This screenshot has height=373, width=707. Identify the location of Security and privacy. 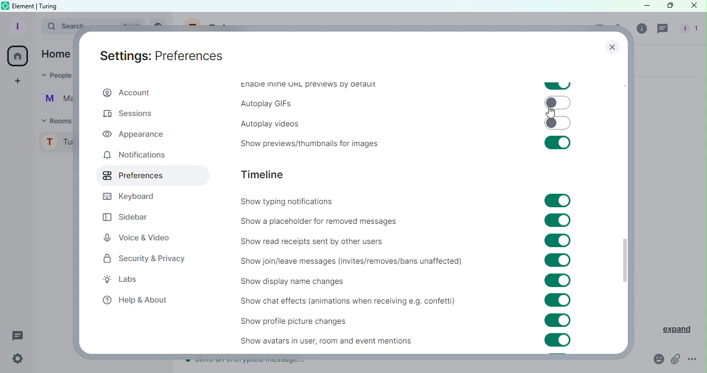
(144, 261).